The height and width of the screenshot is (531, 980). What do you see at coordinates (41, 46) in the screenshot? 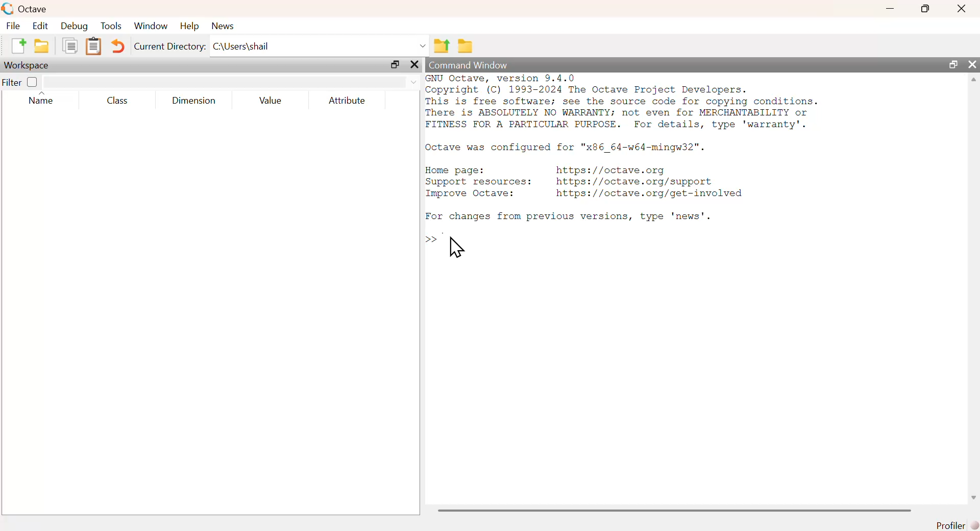
I see `open an existing file in editor` at bounding box center [41, 46].